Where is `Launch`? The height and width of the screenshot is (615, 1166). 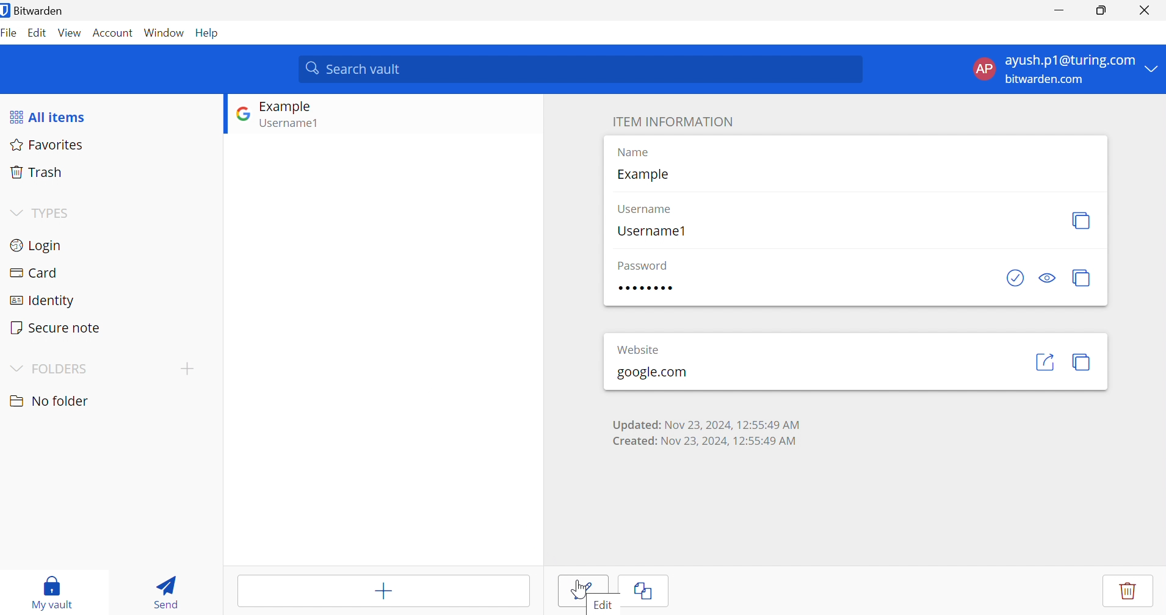 Launch is located at coordinates (1045, 362).